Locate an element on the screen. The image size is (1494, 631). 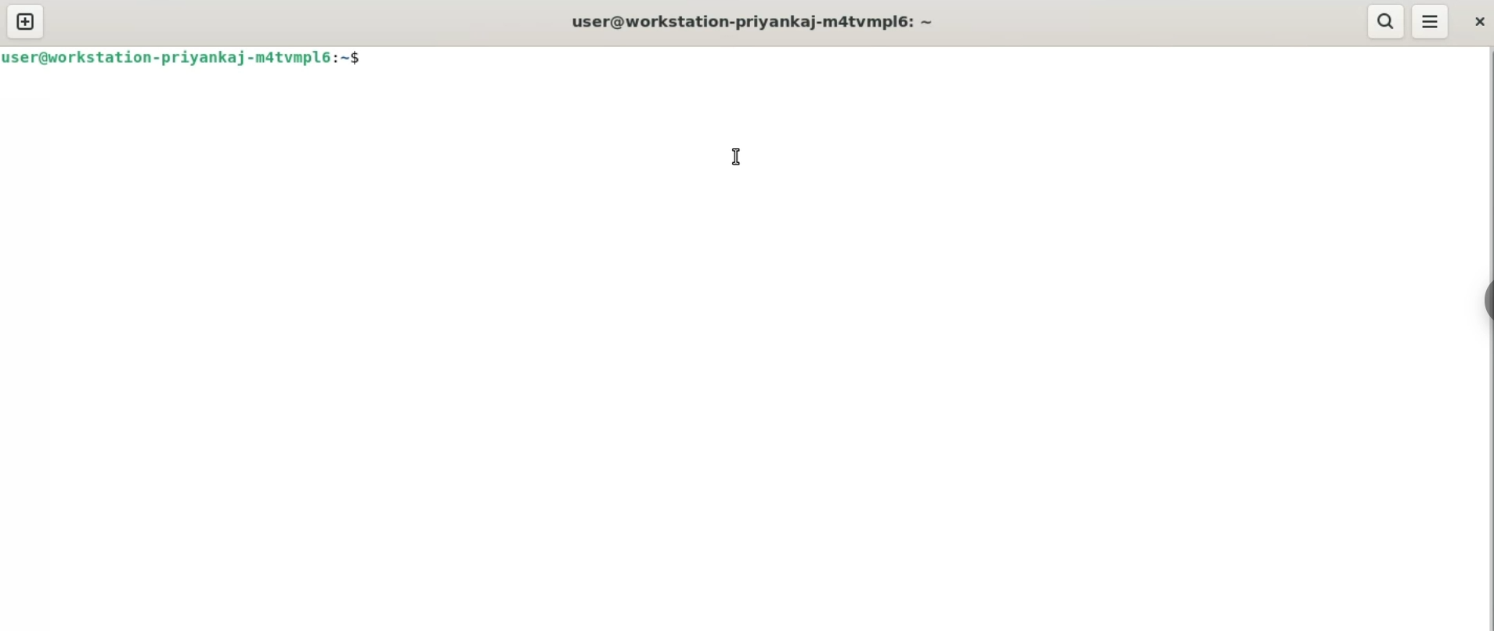
search is located at coordinates (1386, 21).